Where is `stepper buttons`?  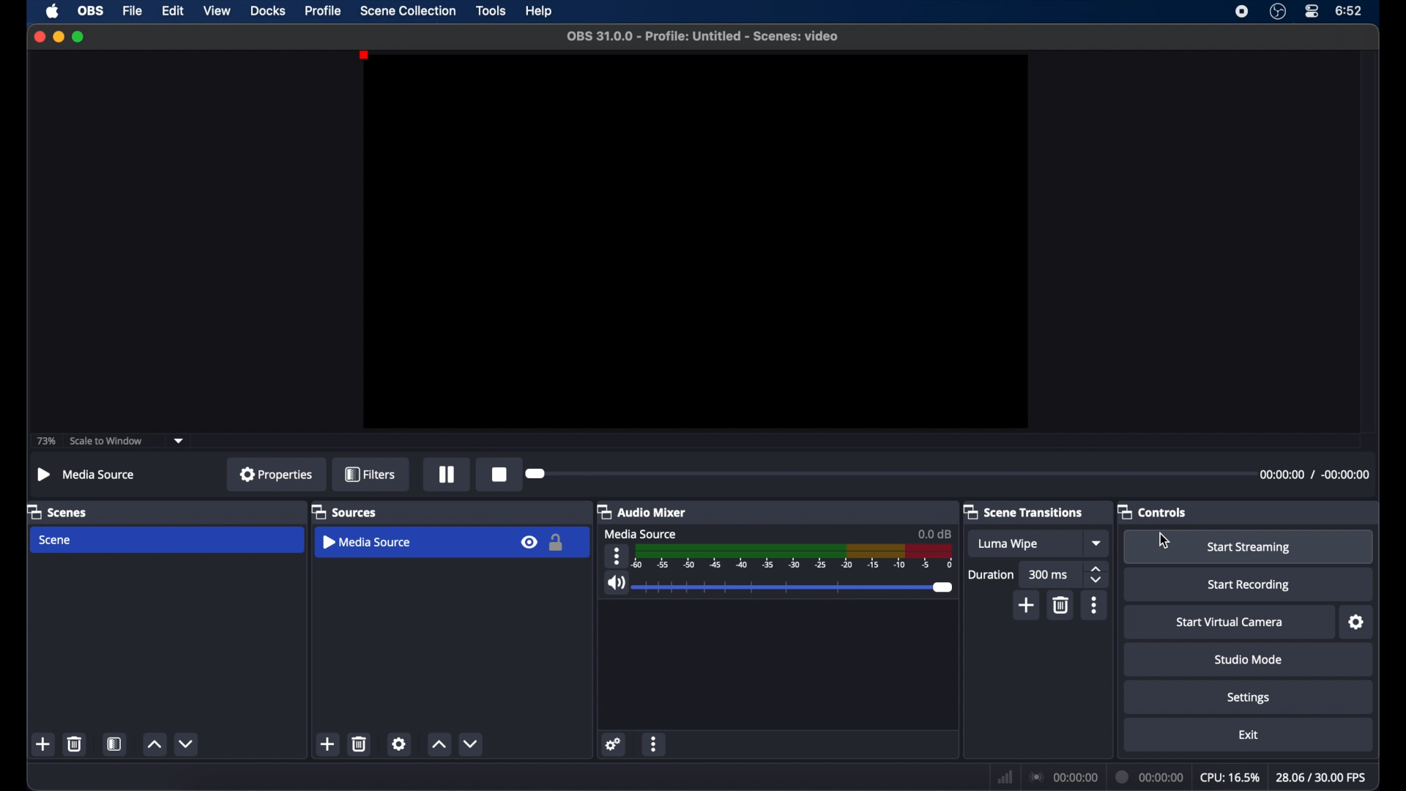
stepper buttons is located at coordinates (1098, 574).